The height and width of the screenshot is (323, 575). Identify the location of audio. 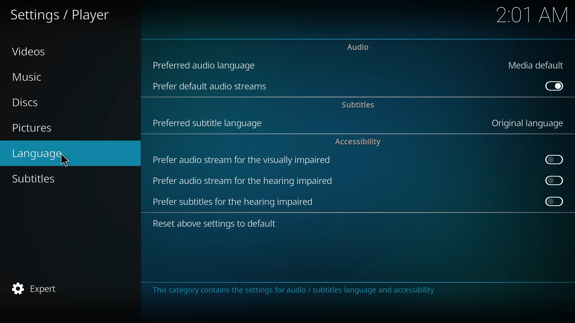
(360, 47).